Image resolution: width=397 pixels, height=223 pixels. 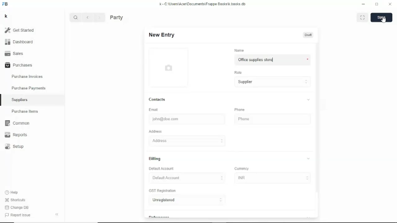 What do you see at coordinates (20, 30) in the screenshot?
I see `Get started` at bounding box center [20, 30].